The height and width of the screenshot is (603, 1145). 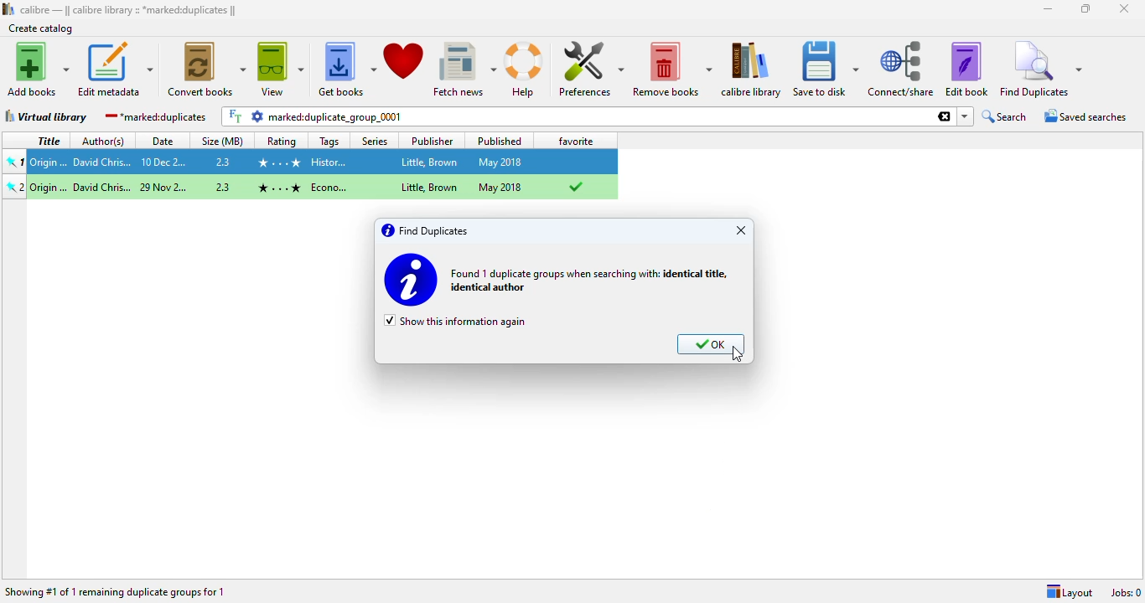 I want to click on edit book, so click(x=967, y=70).